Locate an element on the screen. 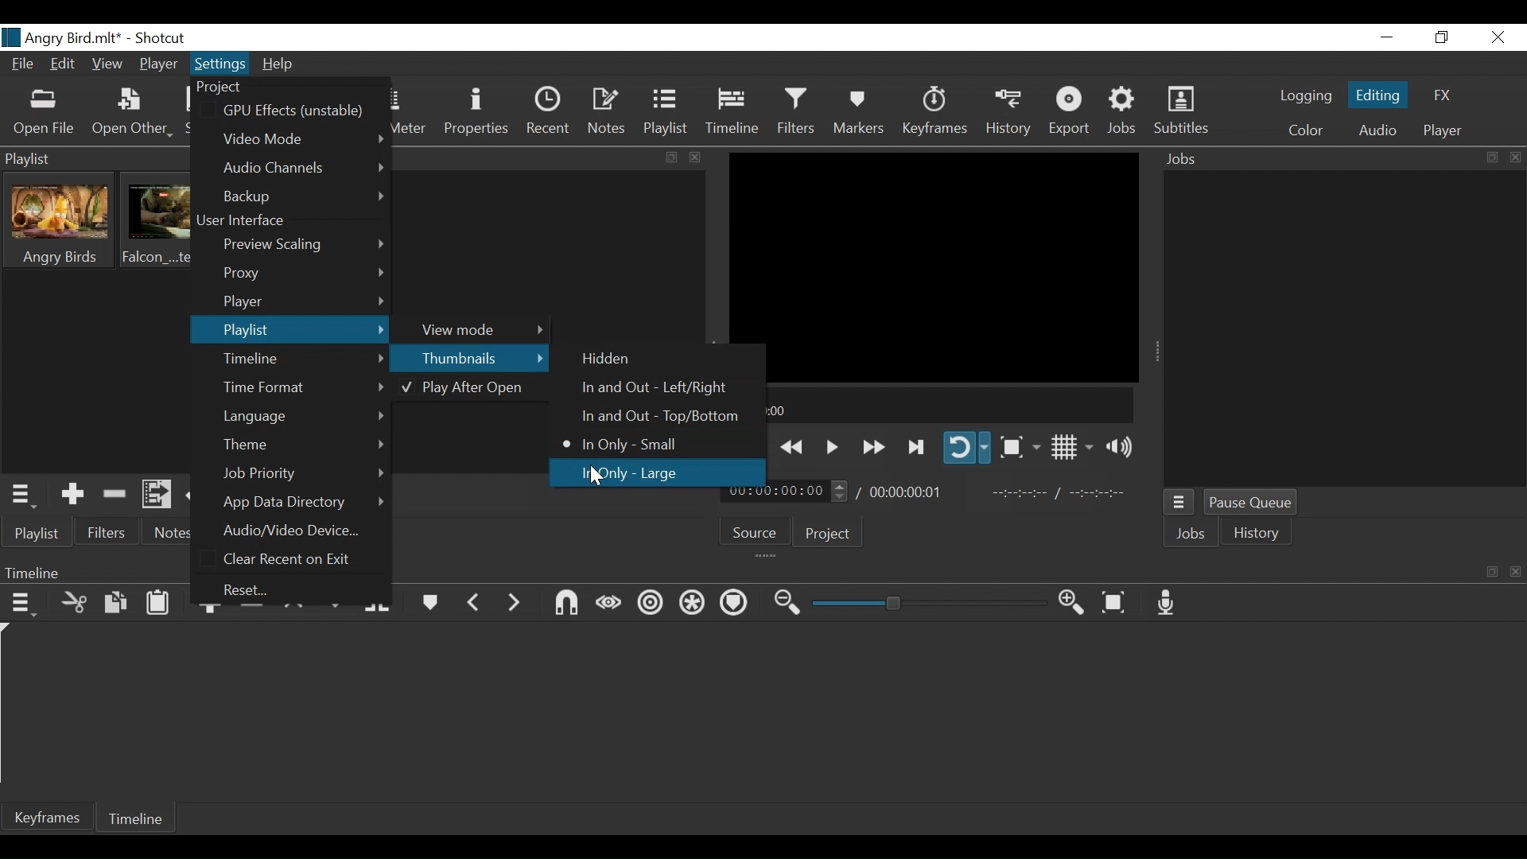  Toggle player looping is located at coordinates (967, 448).